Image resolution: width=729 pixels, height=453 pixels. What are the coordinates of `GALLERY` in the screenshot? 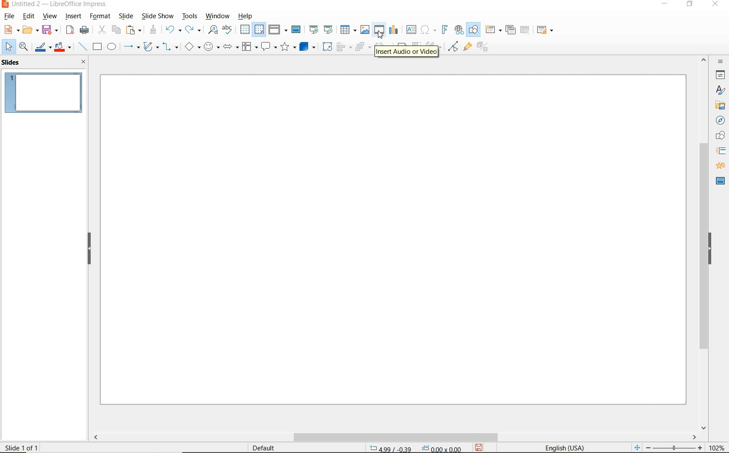 It's located at (720, 106).